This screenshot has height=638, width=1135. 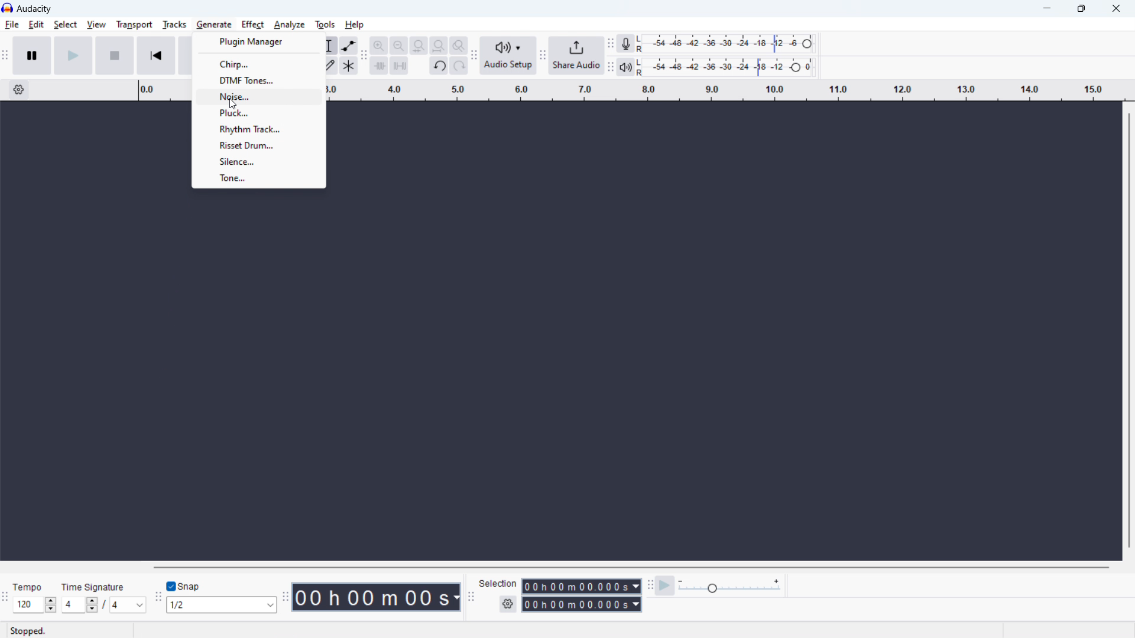 I want to click on rhythm track, so click(x=259, y=130).